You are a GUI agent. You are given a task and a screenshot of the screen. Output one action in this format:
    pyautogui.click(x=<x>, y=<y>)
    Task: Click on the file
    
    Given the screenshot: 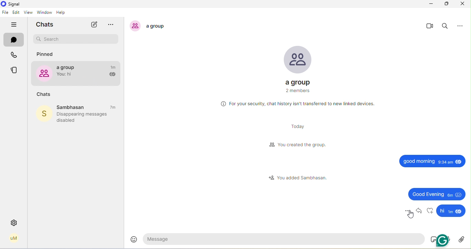 What is the action you would take?
    pyautogui.click(x=5, y=12)
    